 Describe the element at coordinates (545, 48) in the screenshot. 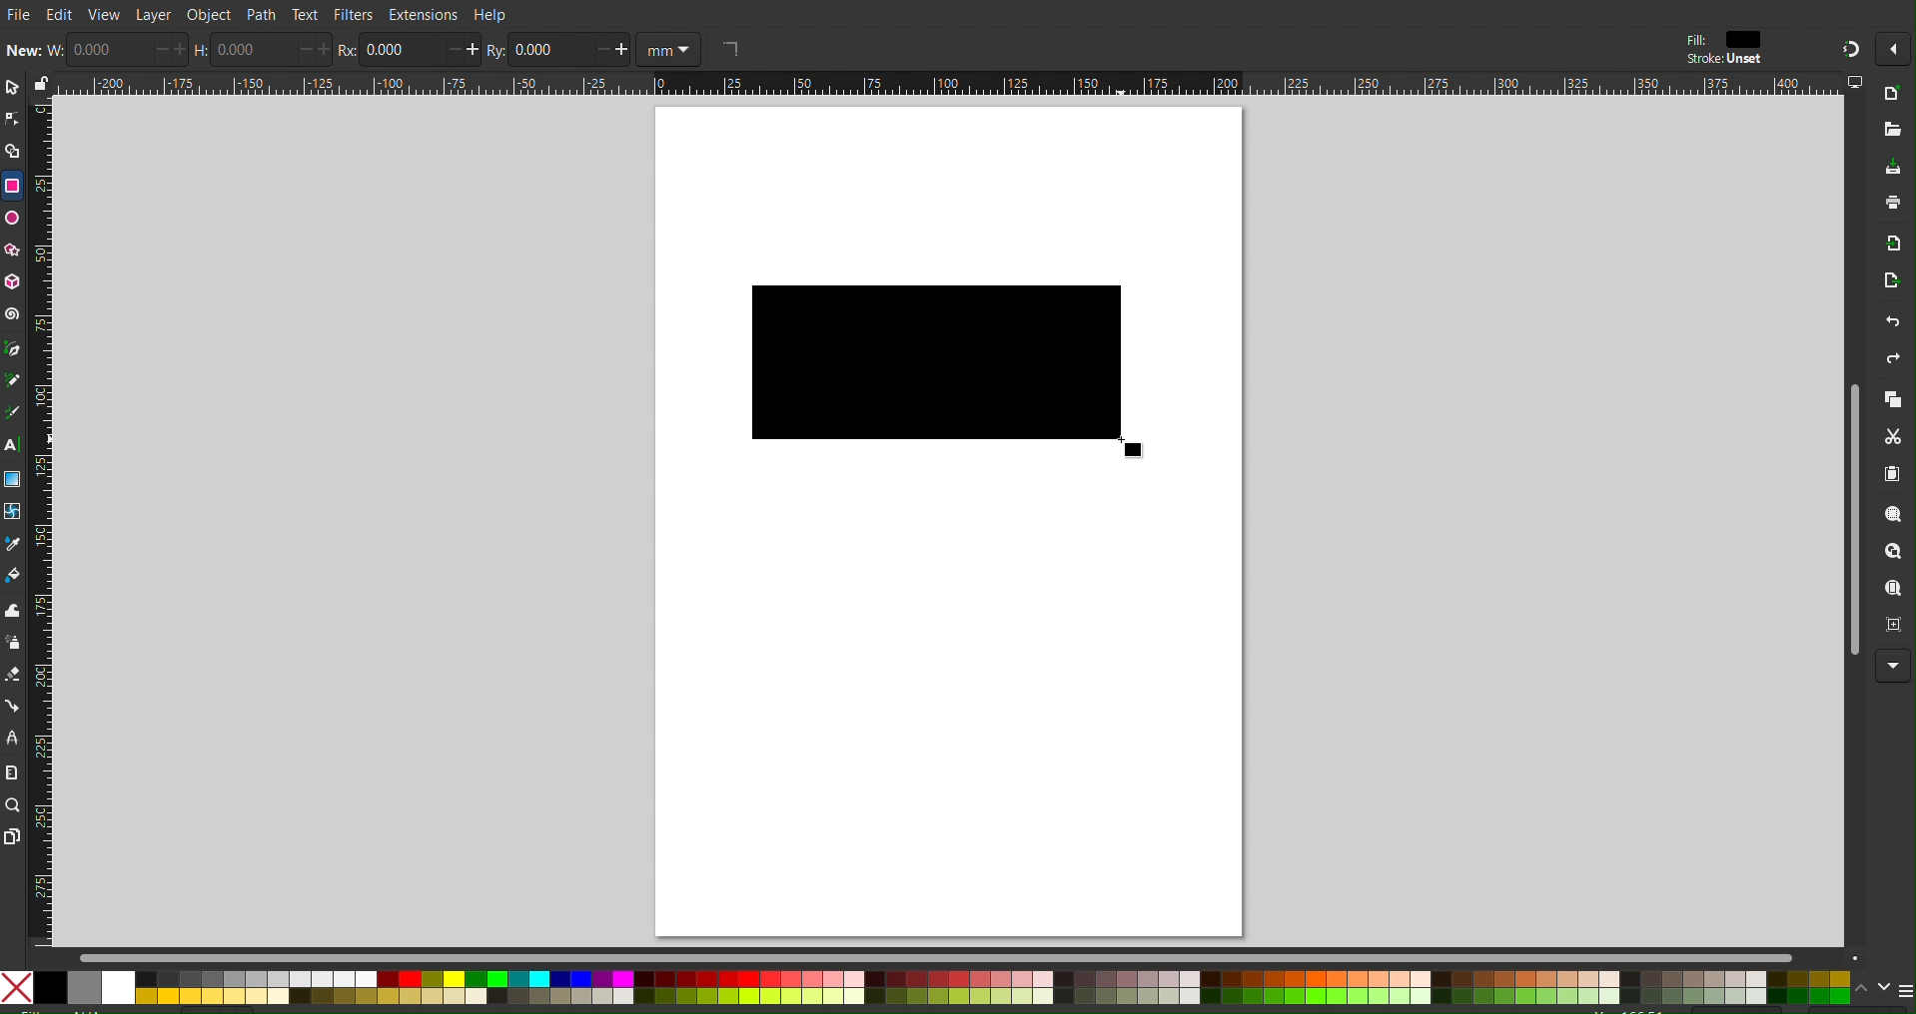

I see `0.000` at that location.